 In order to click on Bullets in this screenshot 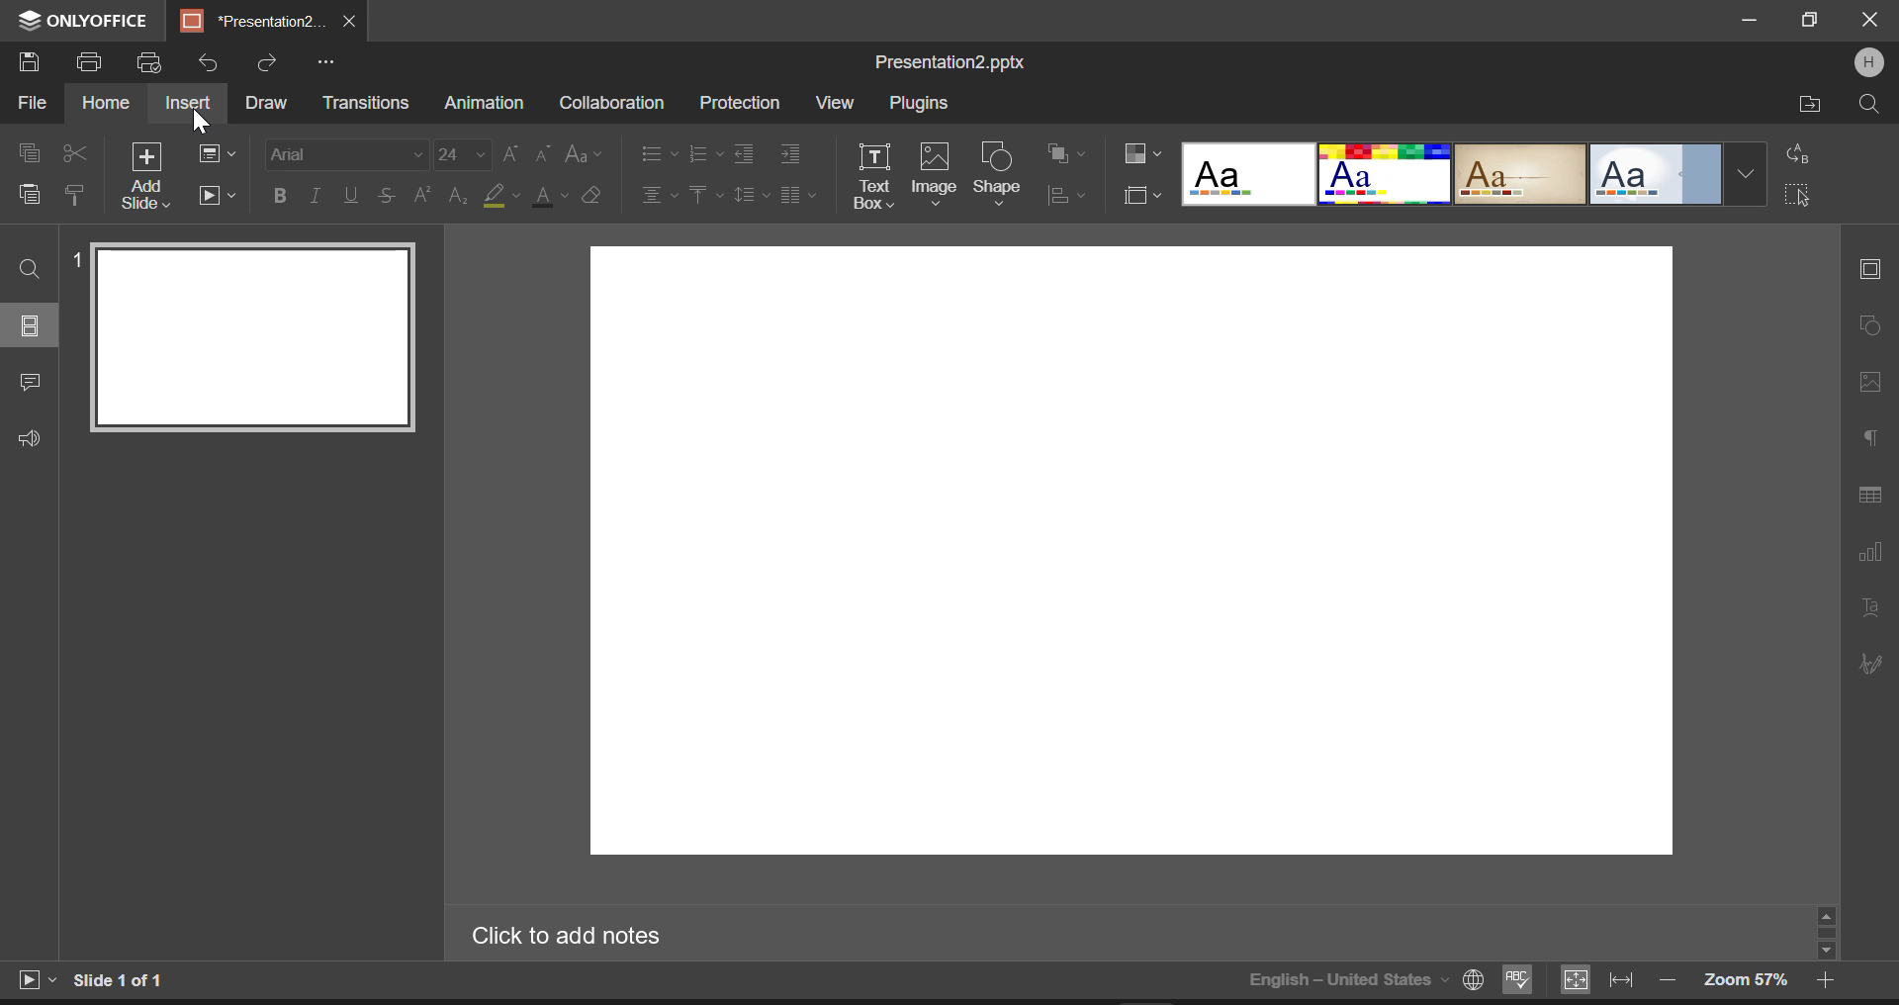, I will do `click(655, 153)`.